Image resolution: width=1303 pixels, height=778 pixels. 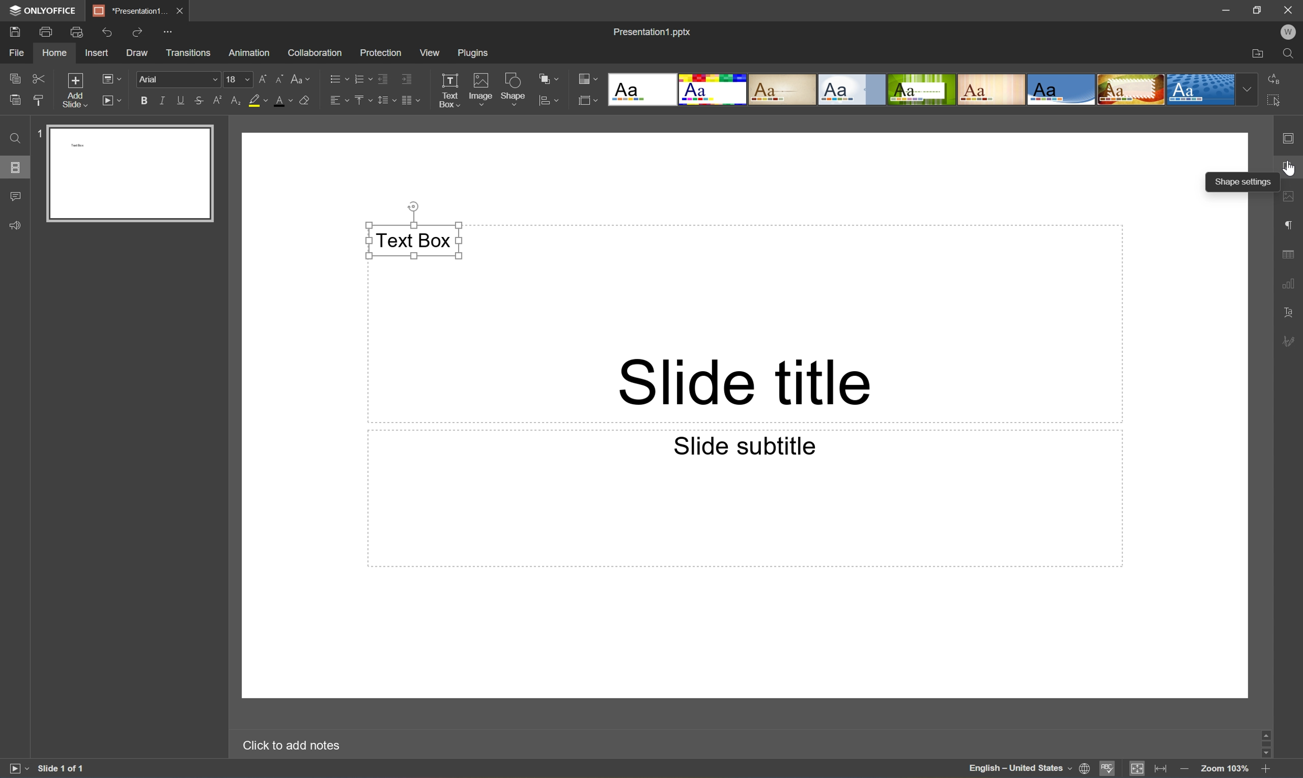 I want to click on Copy, so click(x=13, y=78).